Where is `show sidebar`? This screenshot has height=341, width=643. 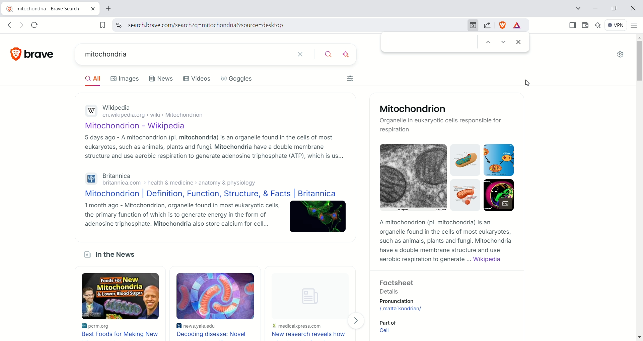
show sidebar is located at coordinates (569, 25).